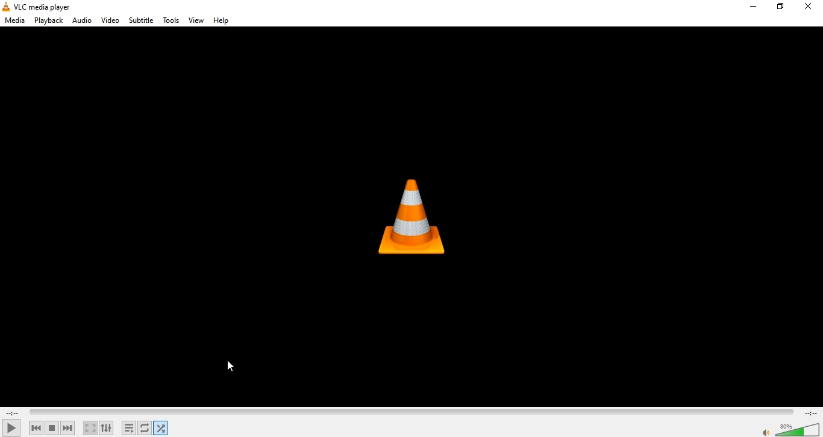 Image resolution: width=823 pixels, height=437 pixels. I want to click on random, so click(165, 427).